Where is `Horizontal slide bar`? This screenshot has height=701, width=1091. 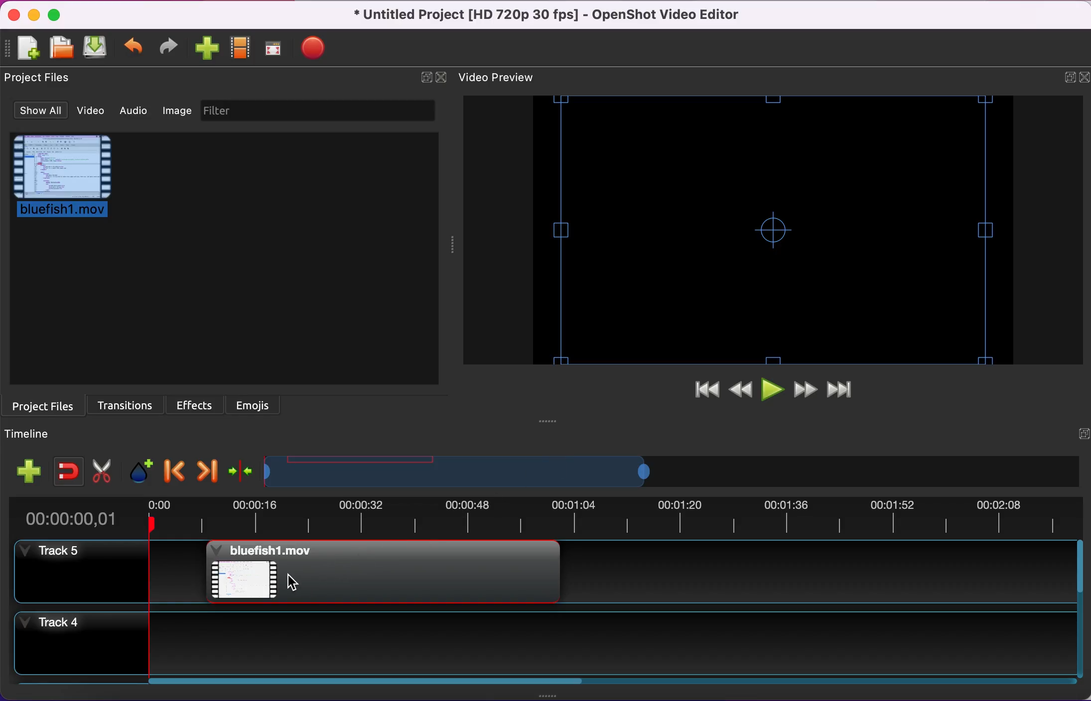 Horizontal slide bar is located at coordinates (606, 681).